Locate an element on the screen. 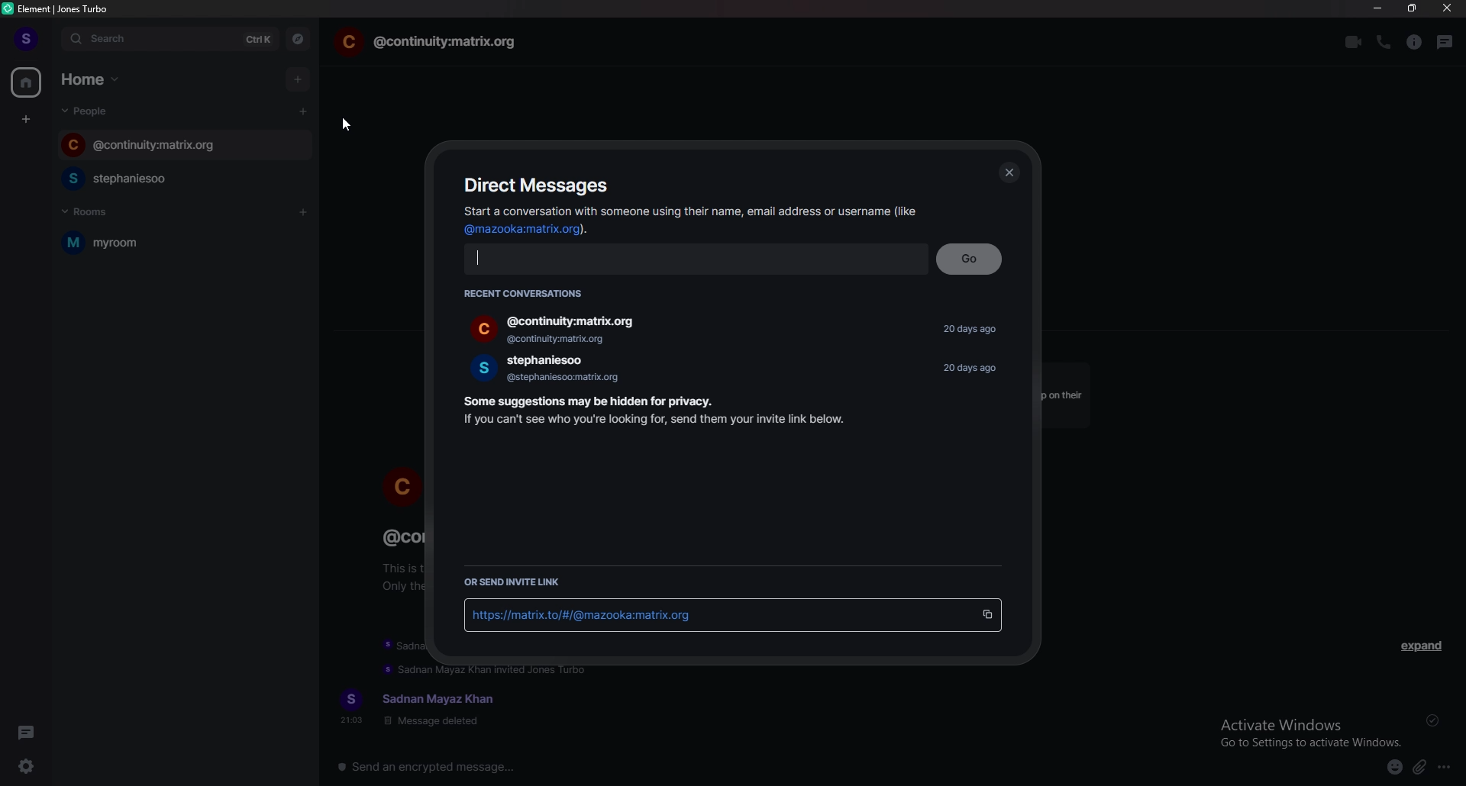  link is located at coordinates (597, 614).